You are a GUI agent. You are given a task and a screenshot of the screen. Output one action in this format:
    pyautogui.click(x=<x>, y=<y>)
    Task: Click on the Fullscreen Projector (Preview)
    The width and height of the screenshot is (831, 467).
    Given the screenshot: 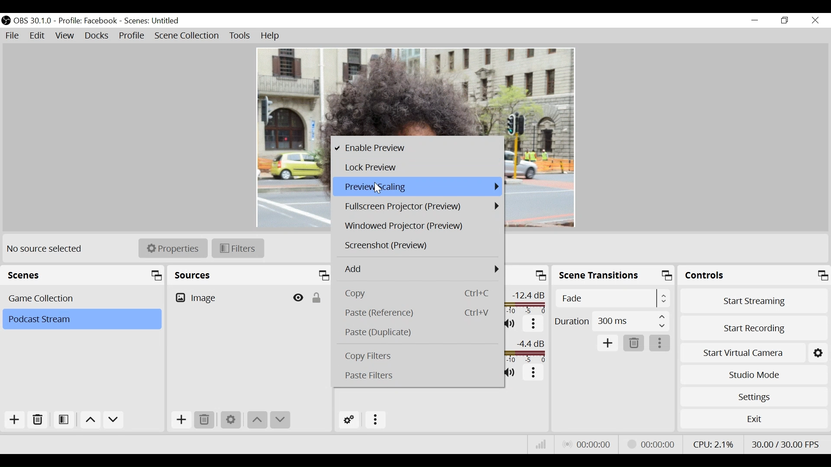 What is the action you would take?
    pyautogui.click(x=419, y=207)
    